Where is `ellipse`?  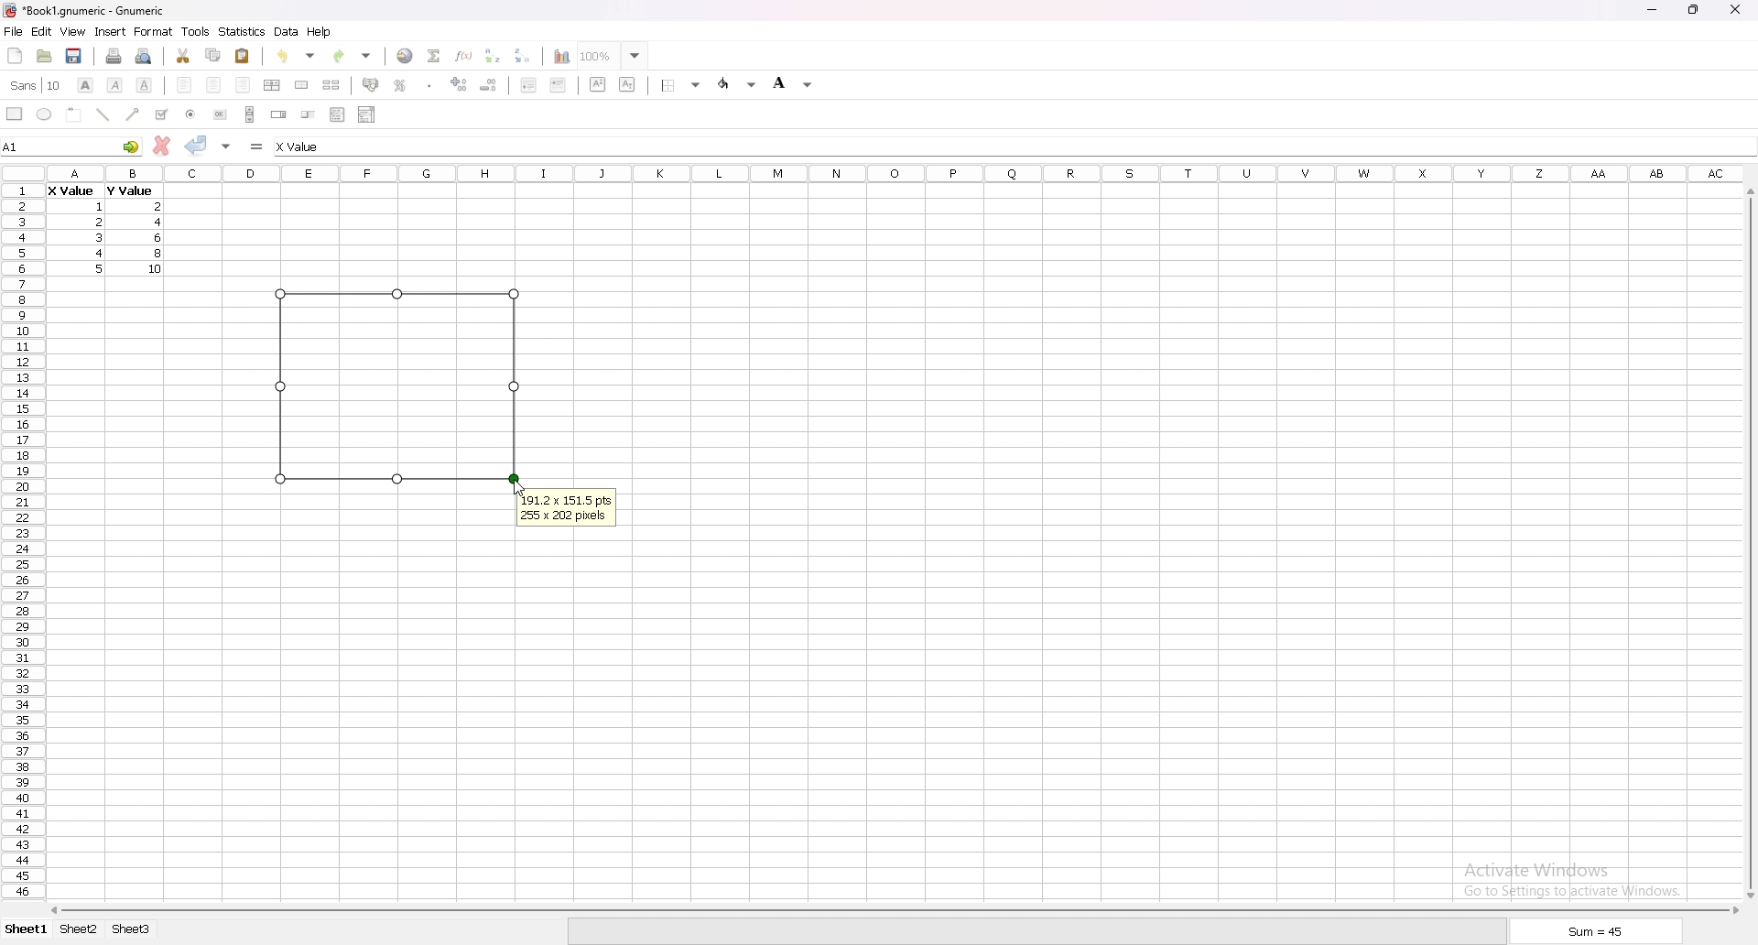
ellipse is located at coordinates (44, 114).